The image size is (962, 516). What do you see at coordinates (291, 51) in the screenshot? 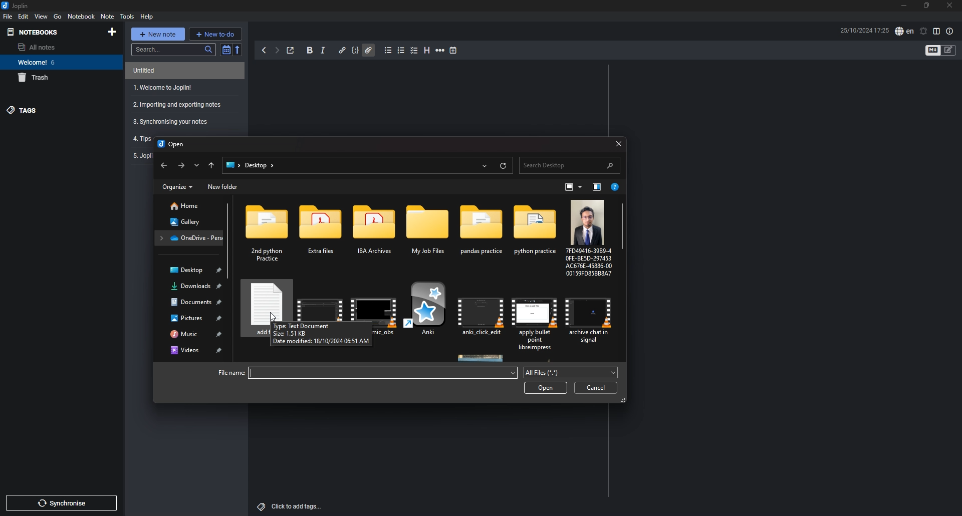
I see `toggle external editing` at bounding box center [291, 51].